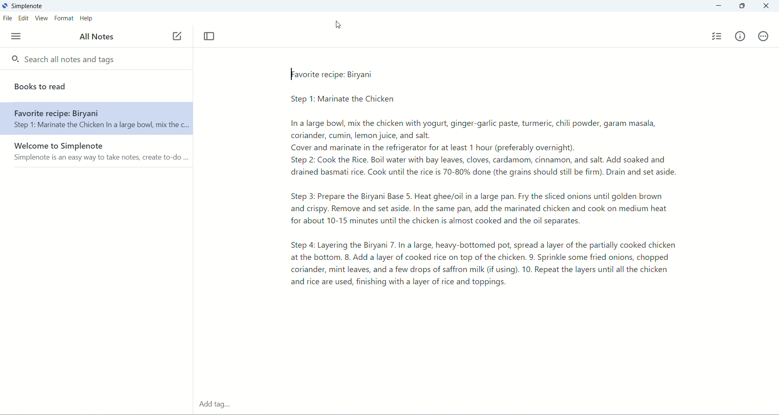 This screenshot has width=779, height=415. I want to click on new note, so click(177, 36).